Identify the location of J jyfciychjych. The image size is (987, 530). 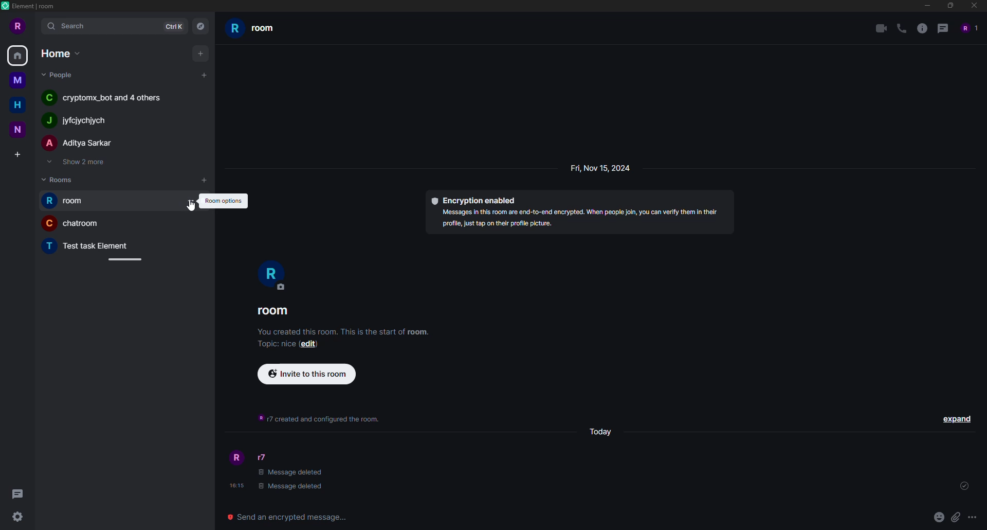
(82, 118).